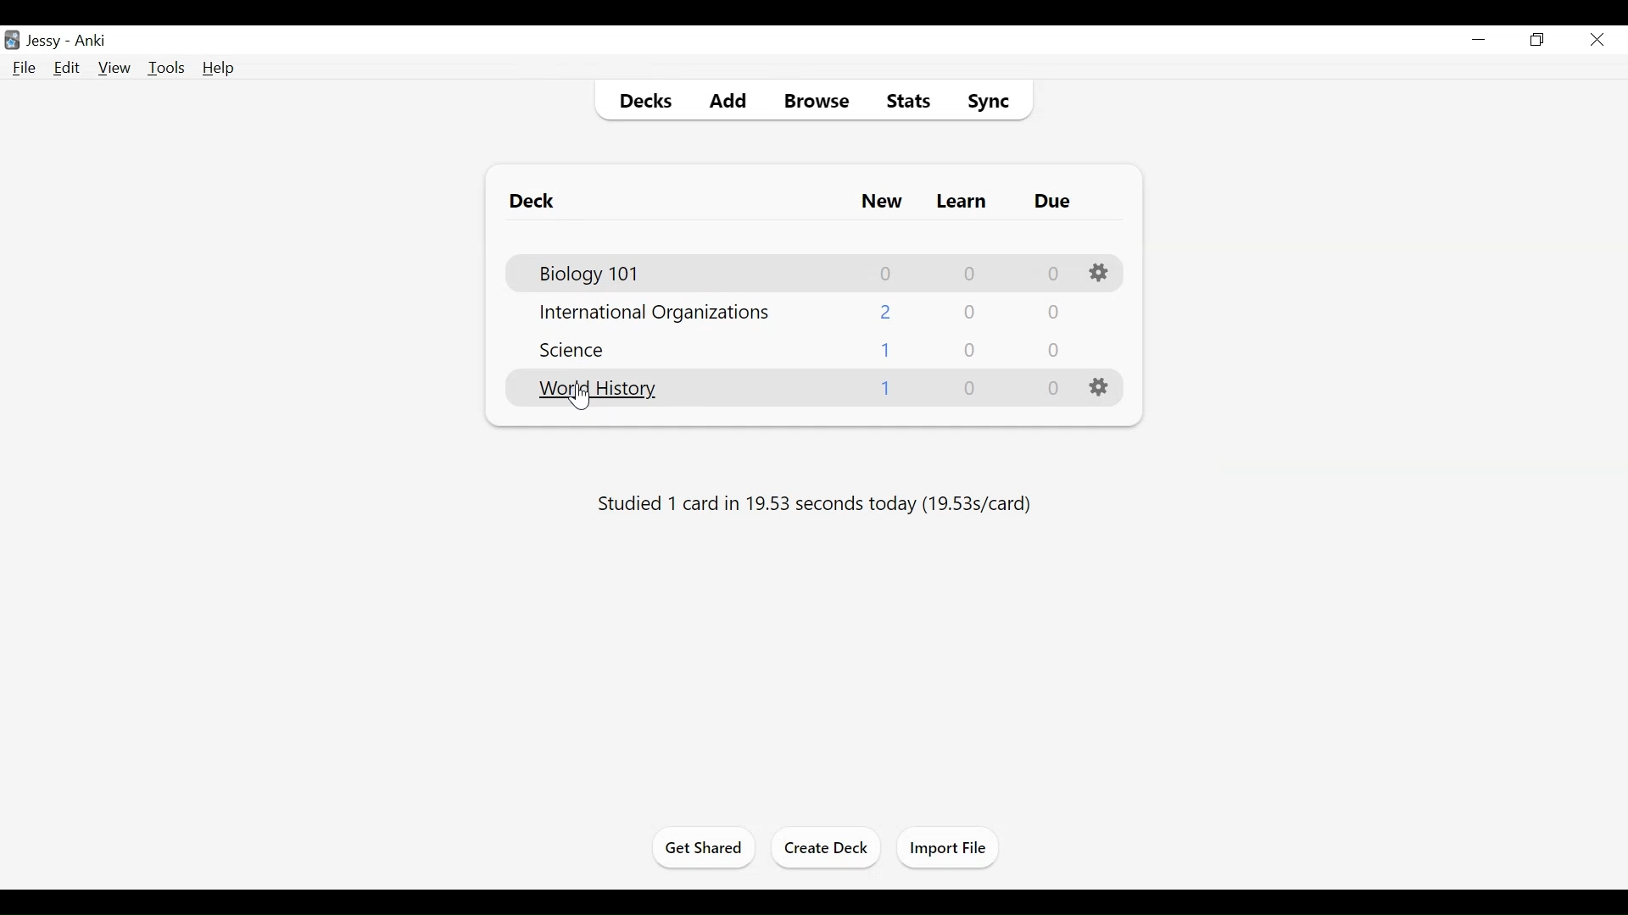  I want to click on New Card Count, so click(888, 350).